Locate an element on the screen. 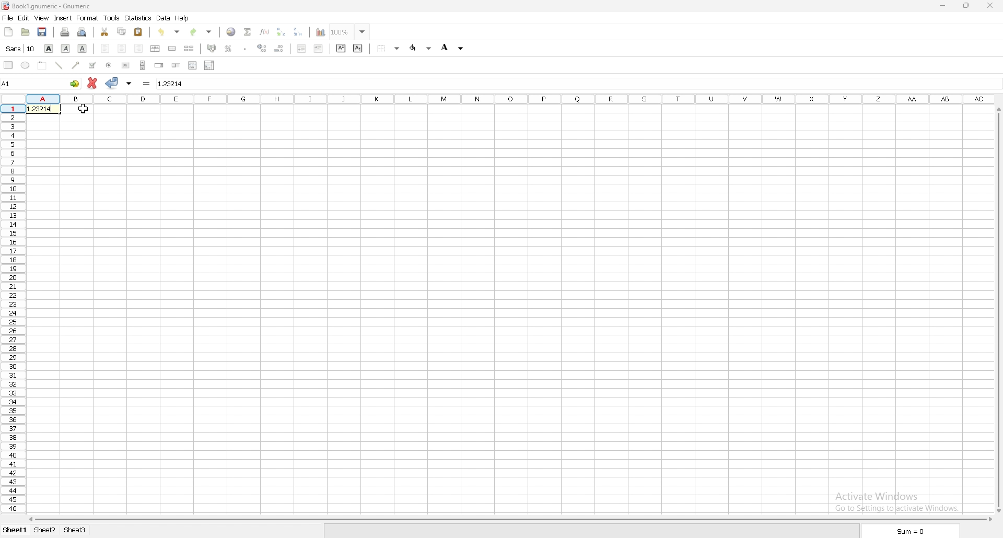 Image resolution: width=1003 pixels, height=538 pixels. accounting is located at coordinates (212, 48).